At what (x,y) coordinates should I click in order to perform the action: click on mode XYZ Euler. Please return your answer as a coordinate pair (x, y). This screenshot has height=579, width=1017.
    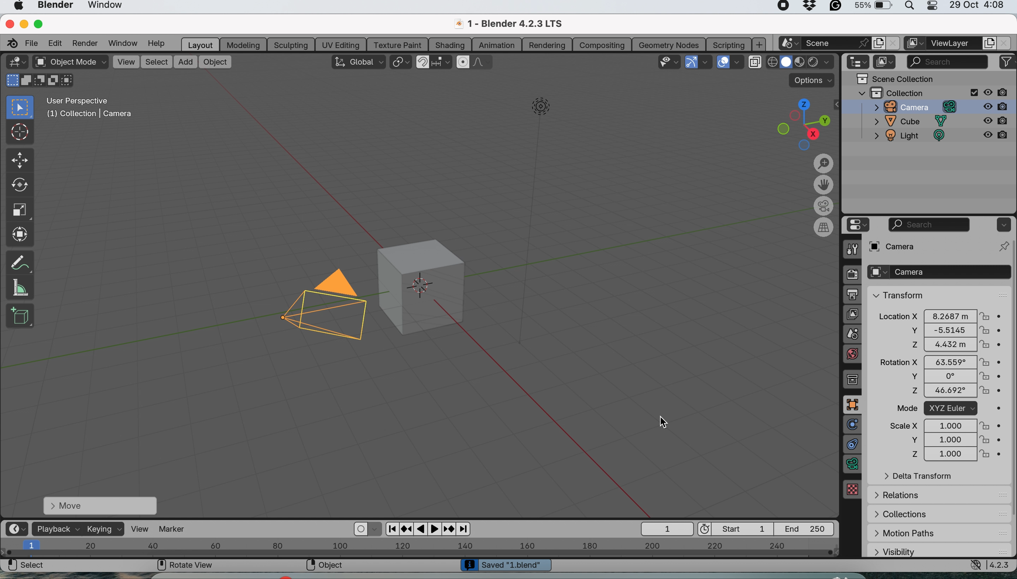
    Looking at the image, I should click on (943, 409).